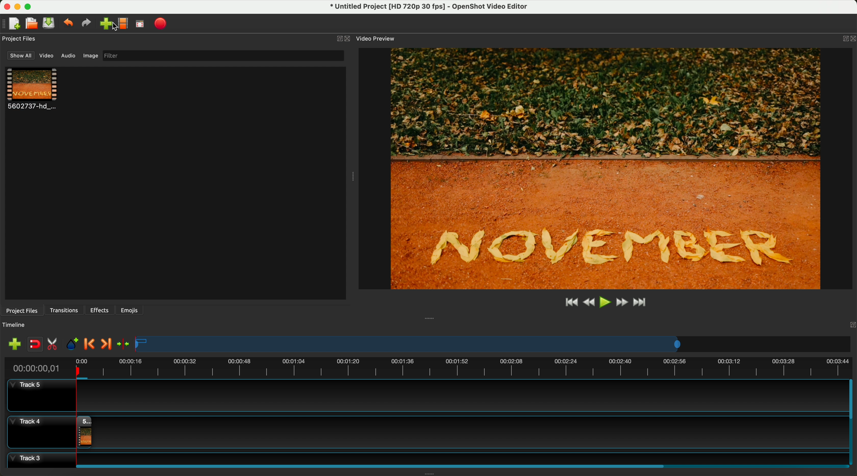 This screenshot has height=476, width=857. What do you see at coordinates (65, 310) in the screenshot?
I see `transitions` at bounding box center [65, 310].